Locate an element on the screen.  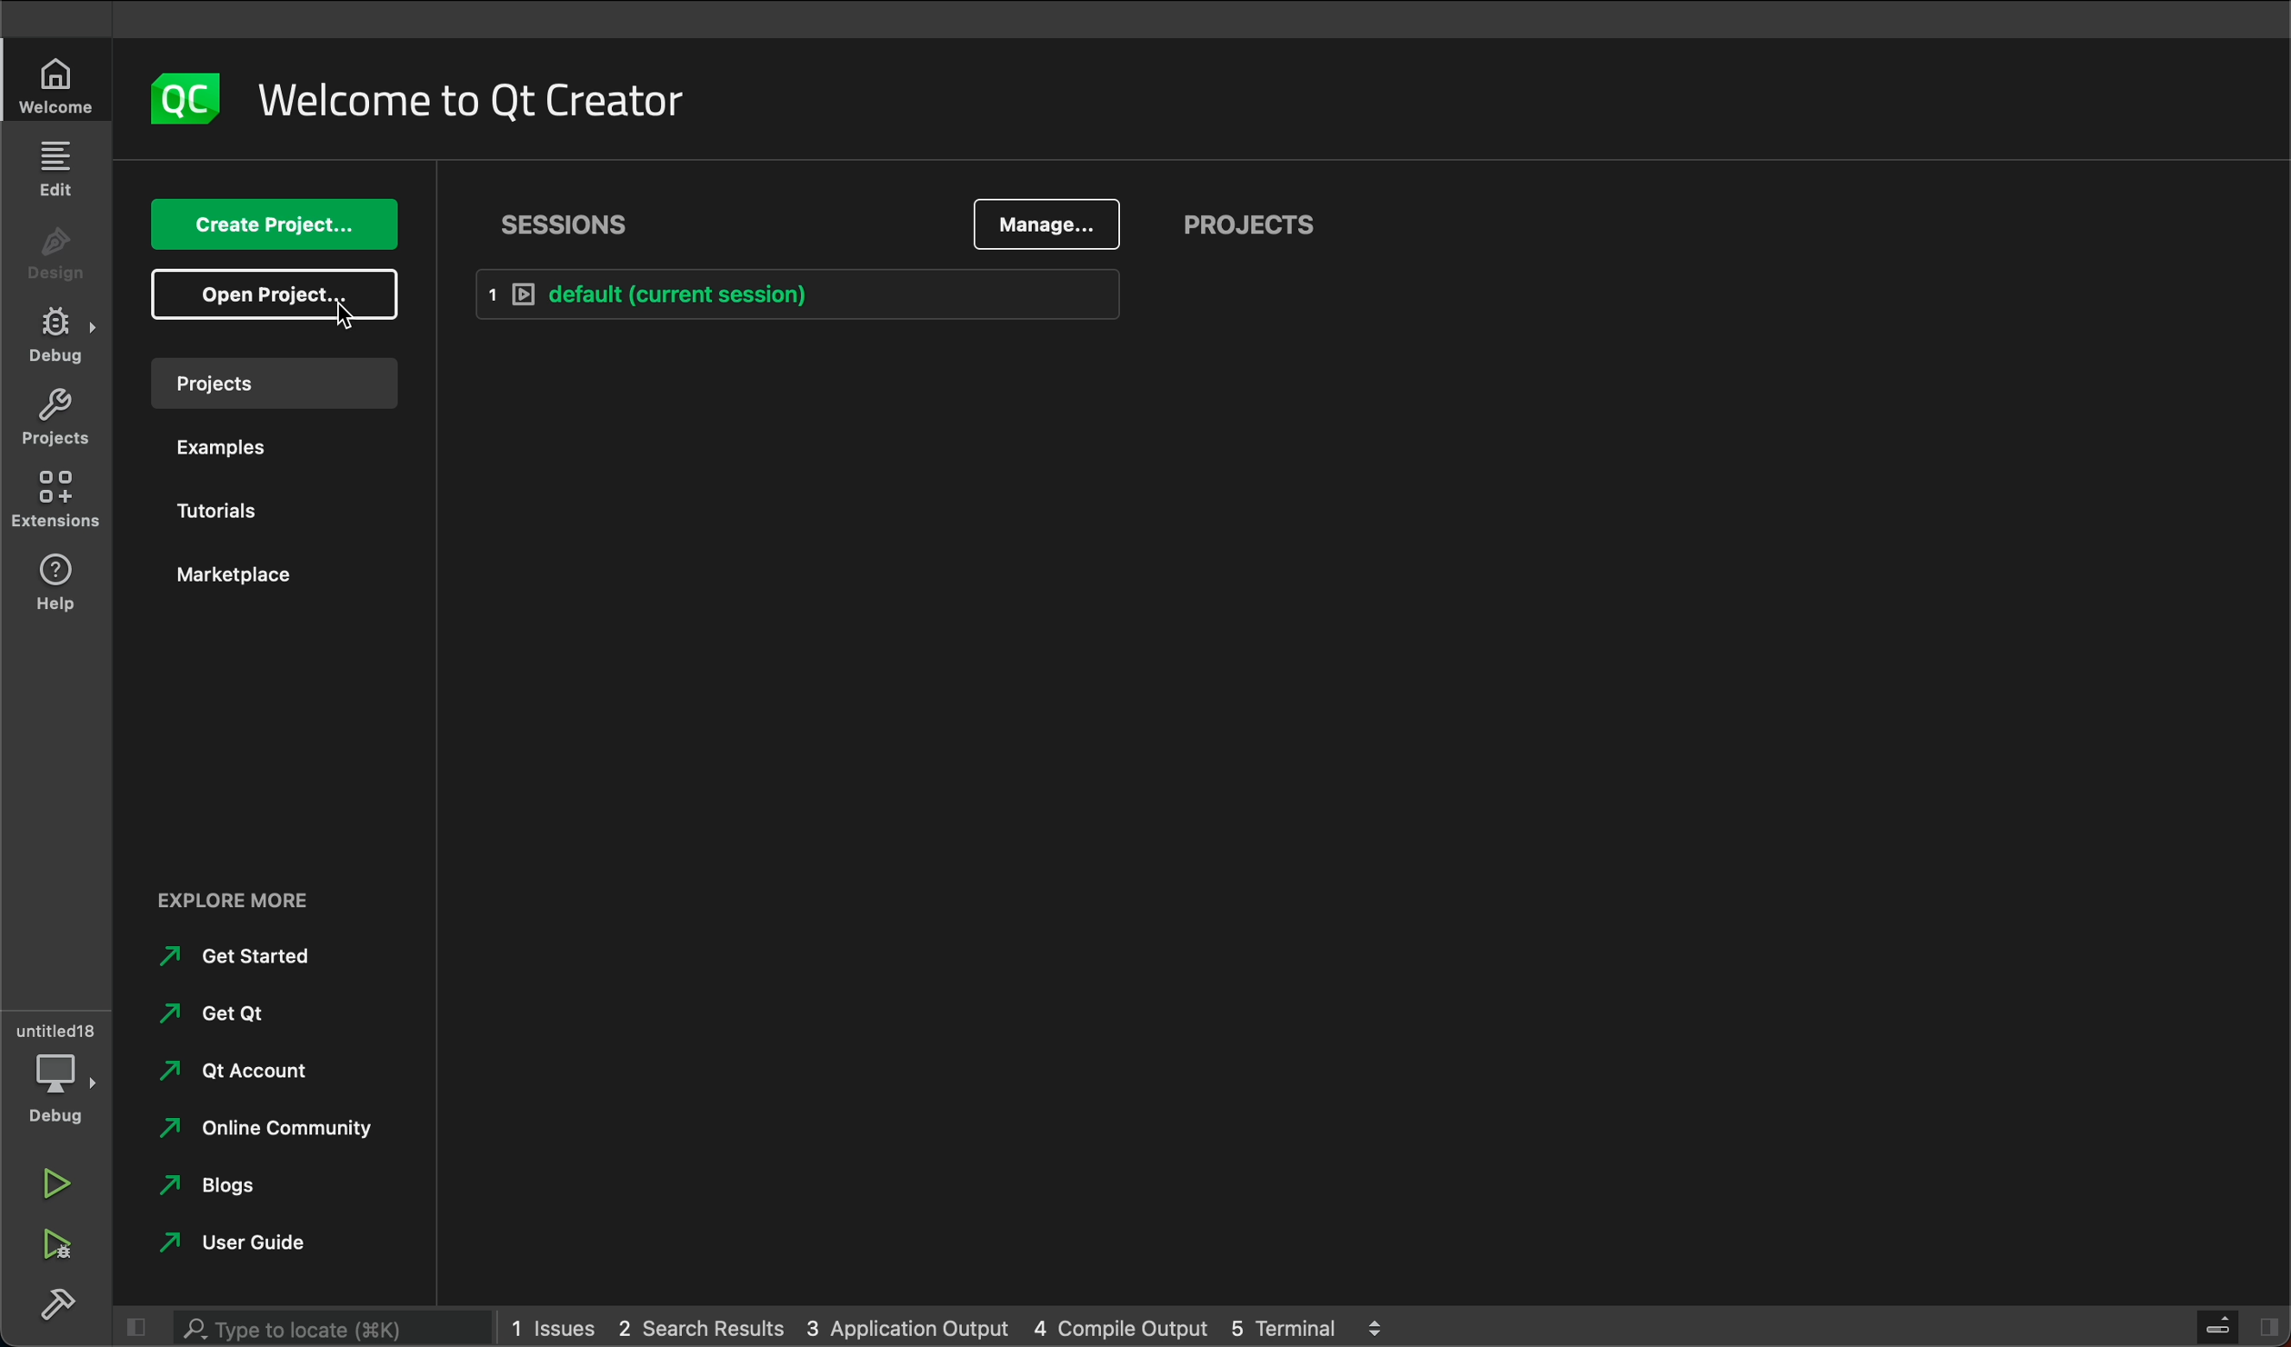
untitled is located at coordinates (55, 1029).